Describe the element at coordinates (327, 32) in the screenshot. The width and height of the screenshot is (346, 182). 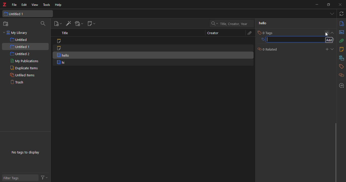
I see `add` at that location.